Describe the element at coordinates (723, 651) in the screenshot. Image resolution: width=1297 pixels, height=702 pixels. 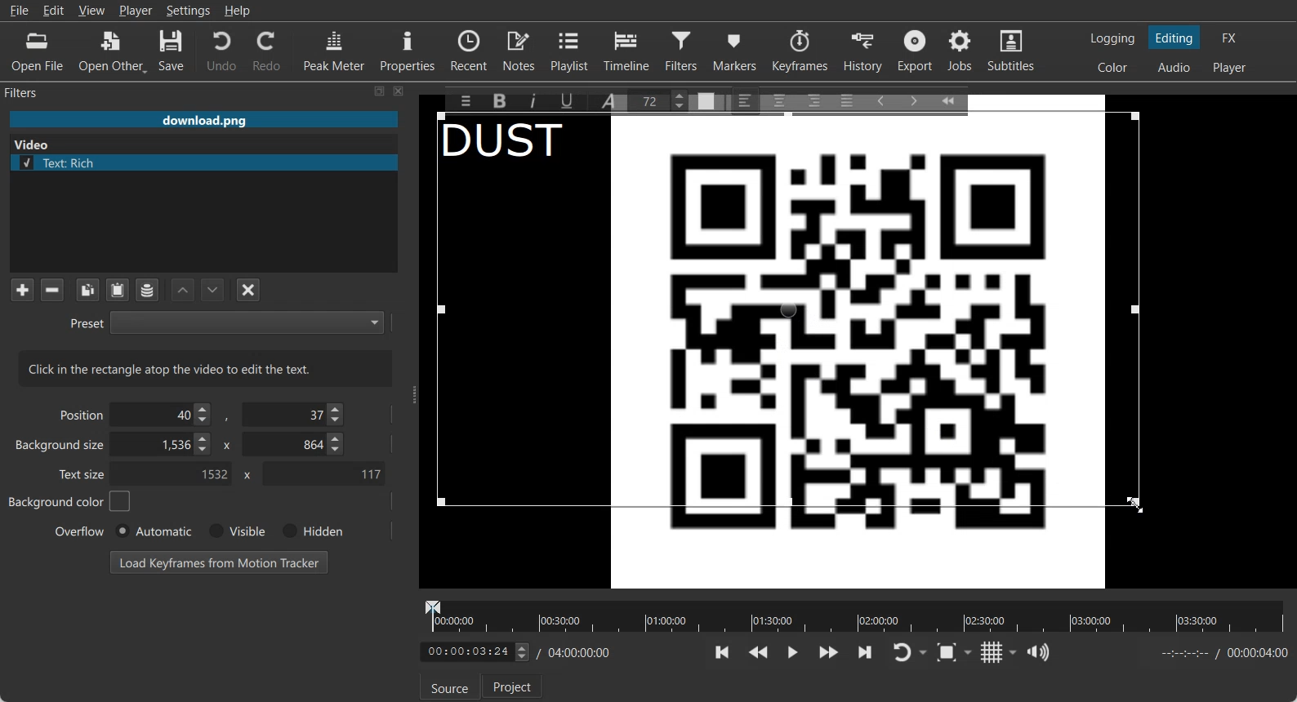
I see `Skip to the previous point` at that location.